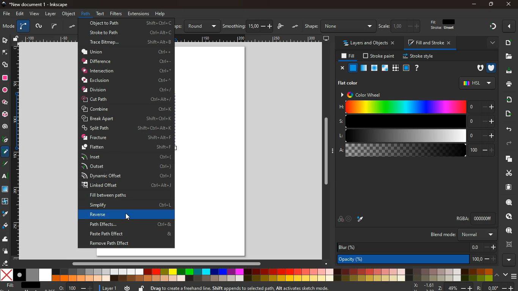 Image resolution: width=518 pixels, height=291 pixels. Describe the element at coordinates (16, 151) in the screenshot. I see `Scale` at that location.